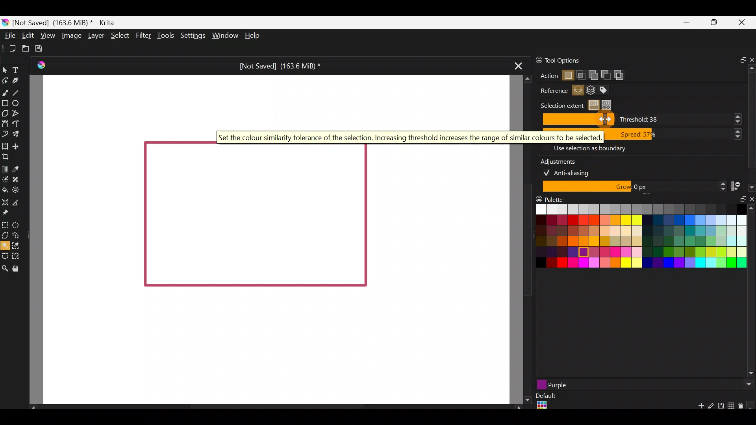 This screenshot has width=756, height=425. Describe the element at coordinates (272, 407) in the screenshot. I see `Scroll bar` at that location.